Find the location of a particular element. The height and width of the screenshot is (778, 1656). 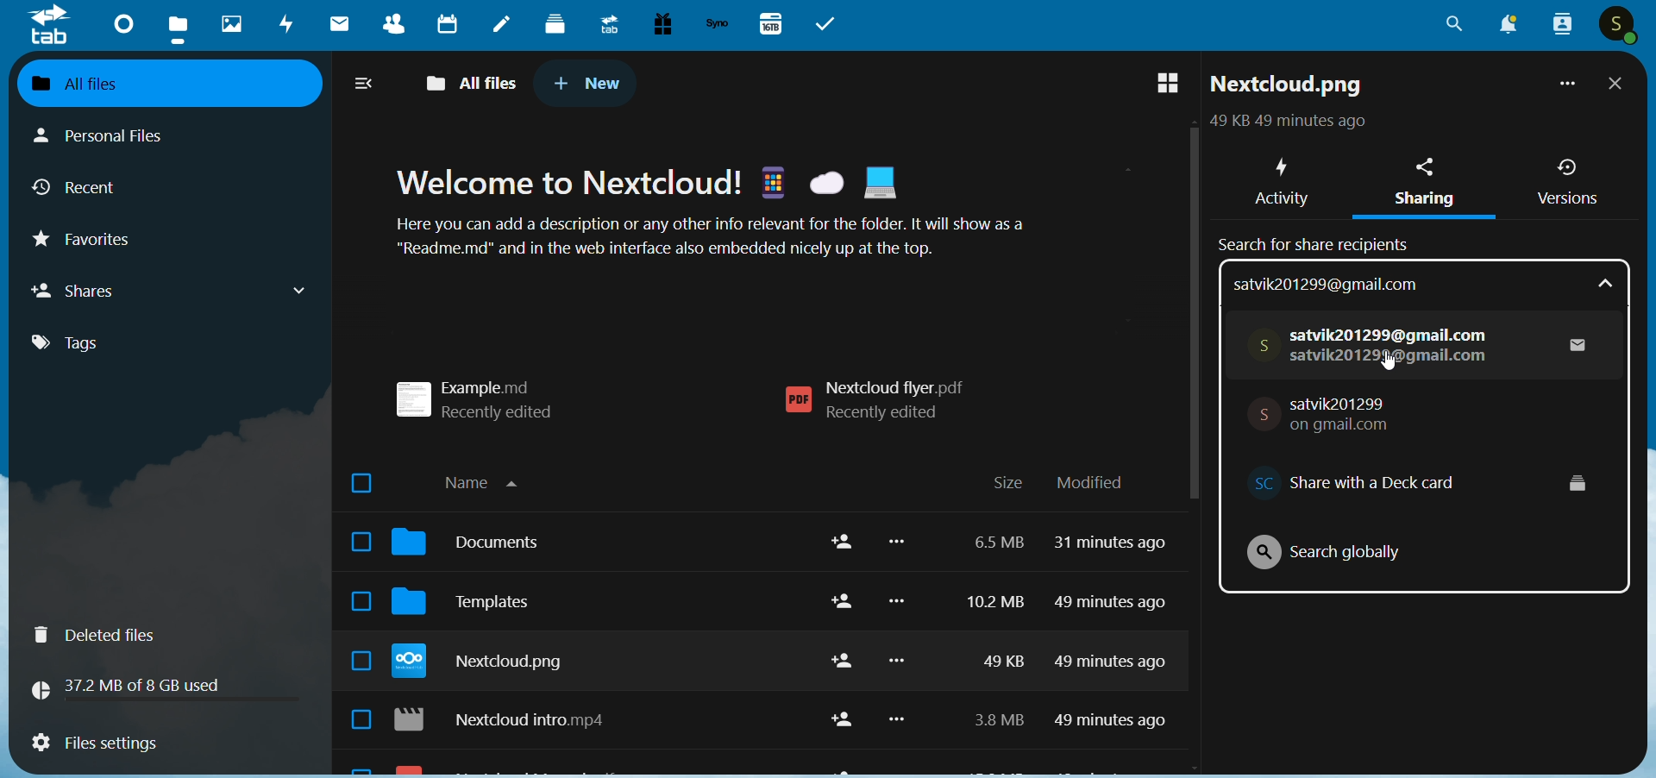

storage is located at coordinates (134, 686).